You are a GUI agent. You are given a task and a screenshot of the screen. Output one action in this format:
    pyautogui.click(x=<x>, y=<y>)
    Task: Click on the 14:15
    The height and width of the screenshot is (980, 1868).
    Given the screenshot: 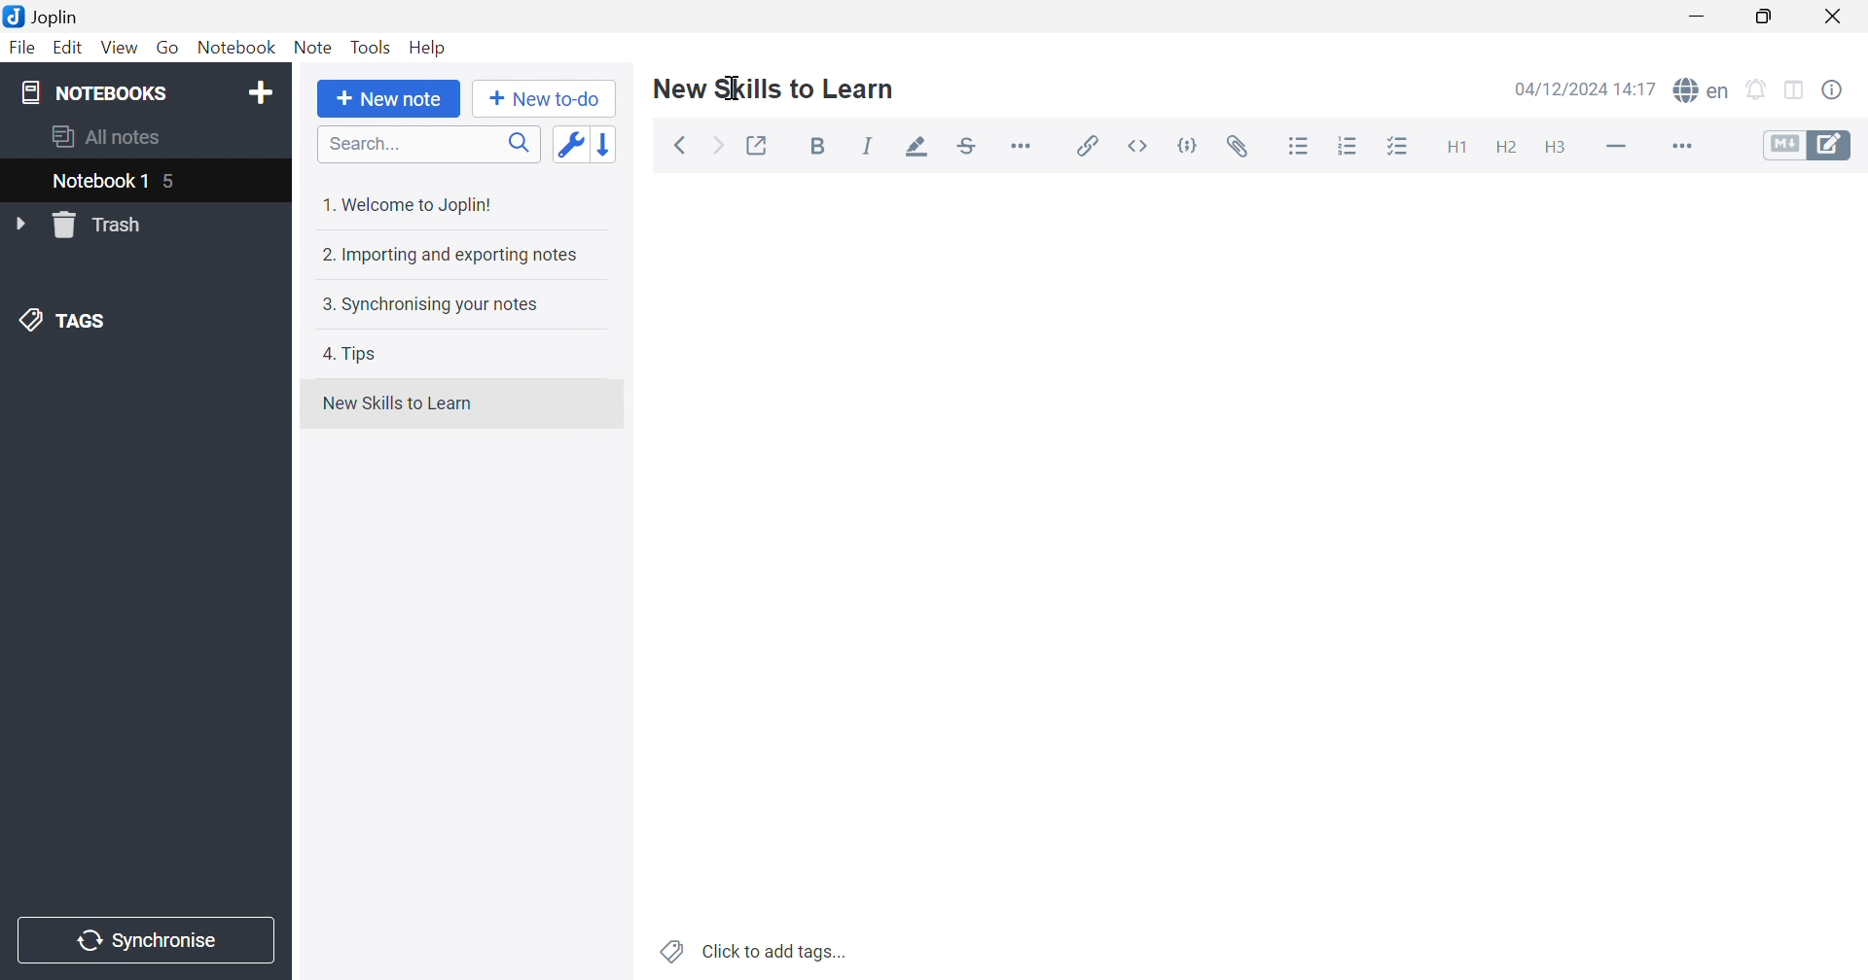 What is the action you would take?
    pyautogui.click(x=1641, y=88)
    